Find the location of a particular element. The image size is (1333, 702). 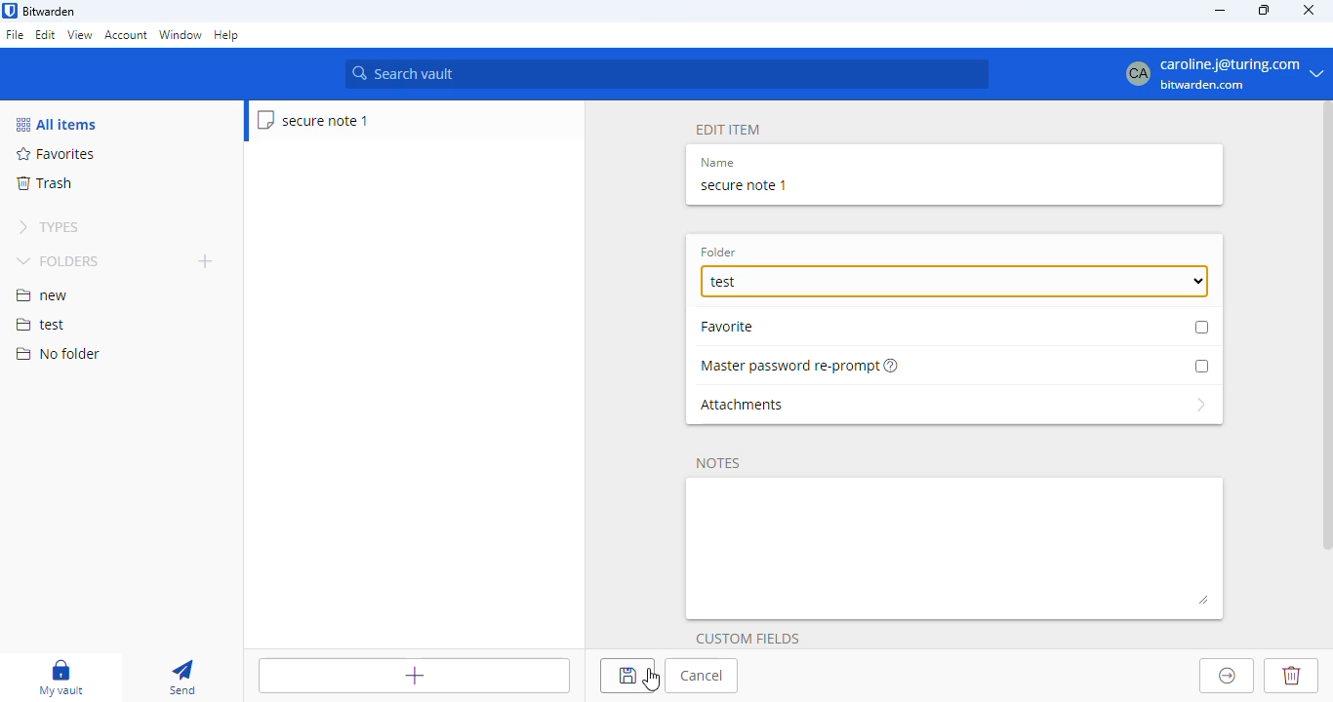

delete is located at coordinates (1290, 676).